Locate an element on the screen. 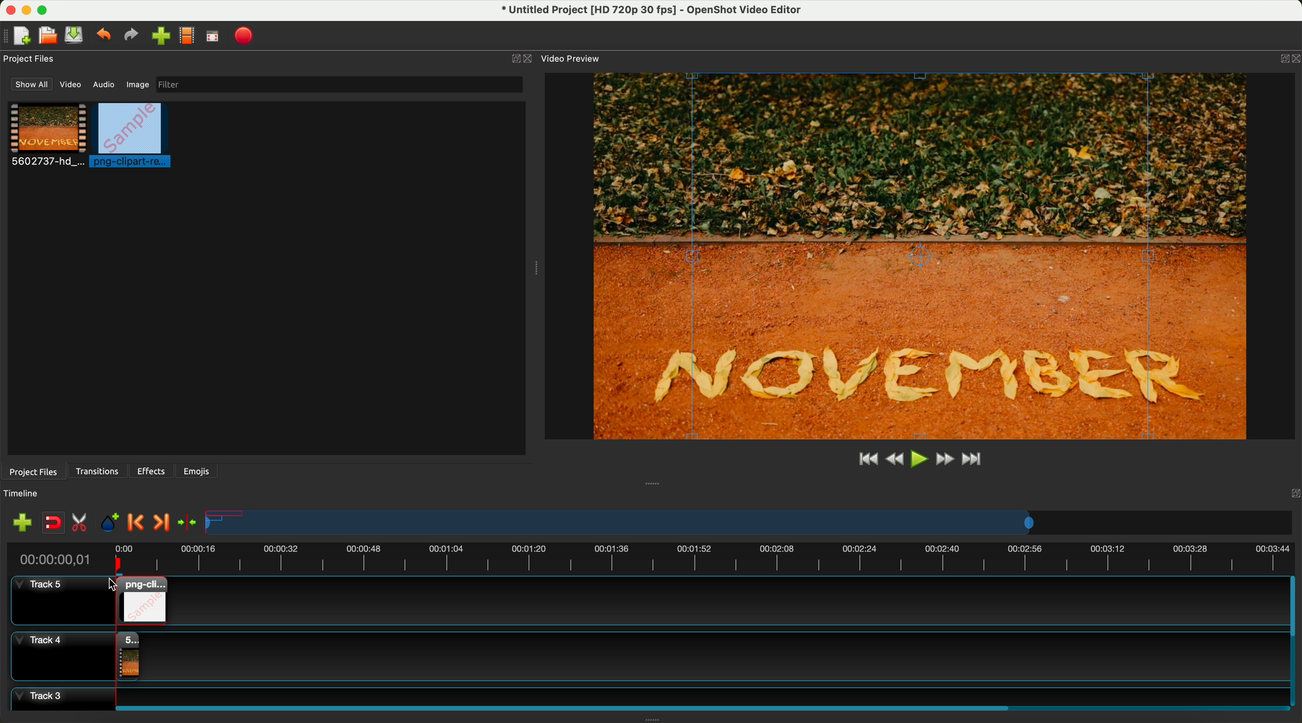 The height and width of the screenshot is (723, 1302). minimize is located at coordinates (27, 12).